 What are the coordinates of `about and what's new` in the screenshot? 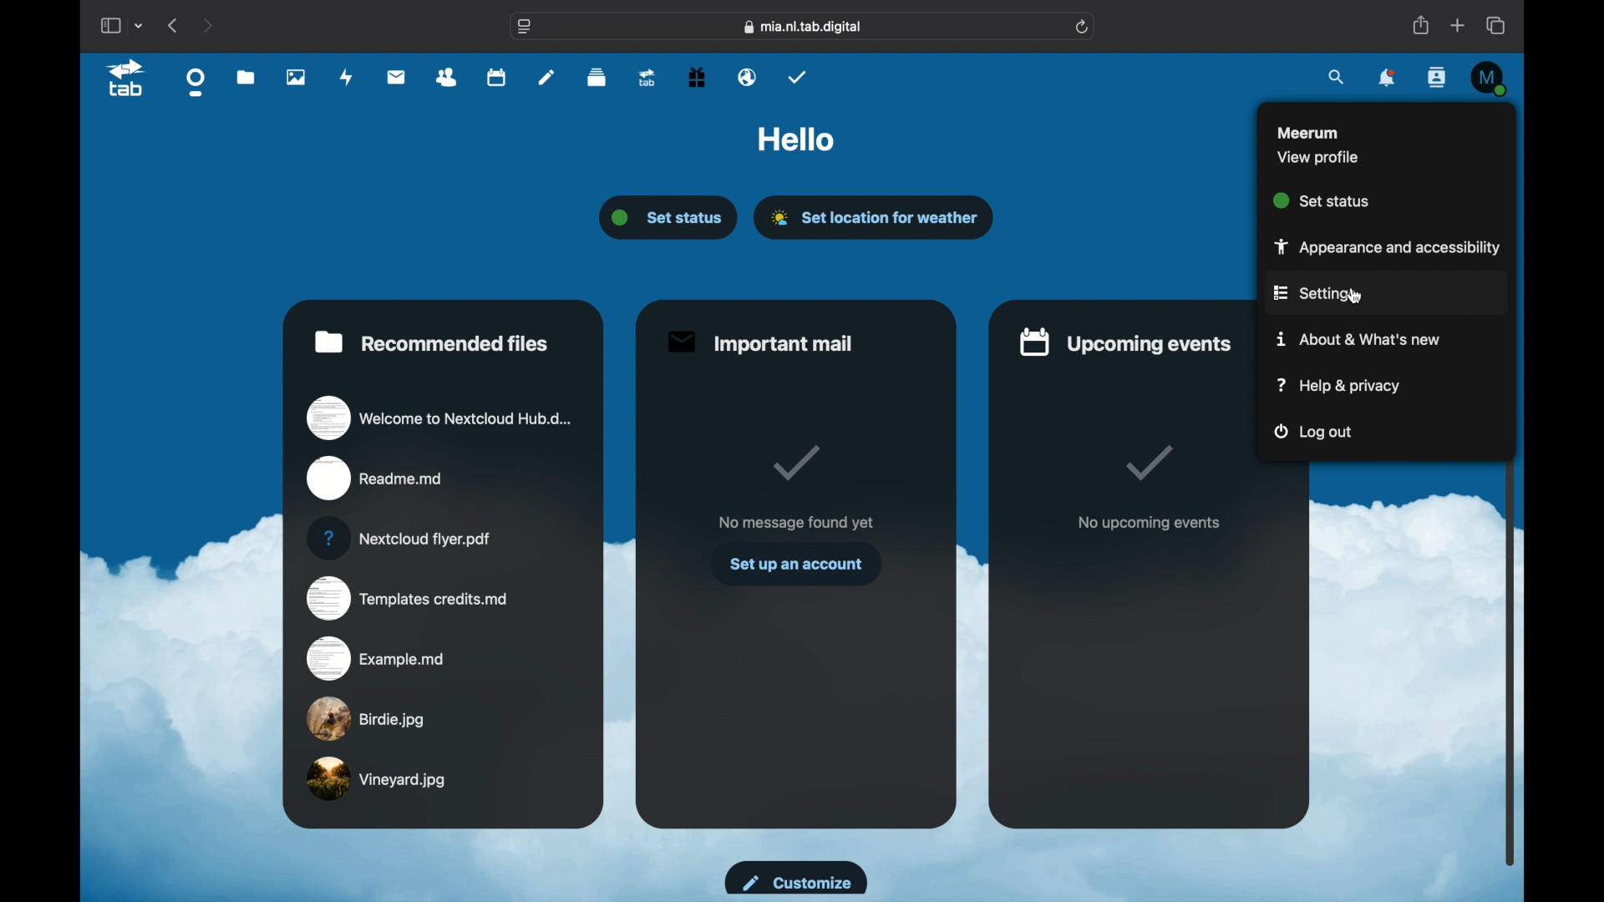 It's located at (1360, 340).